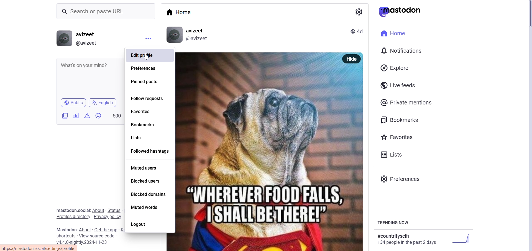  What do you see at coordinates (83, 210) in the screenshot?
I see `social` at bounding box center [83, 210].